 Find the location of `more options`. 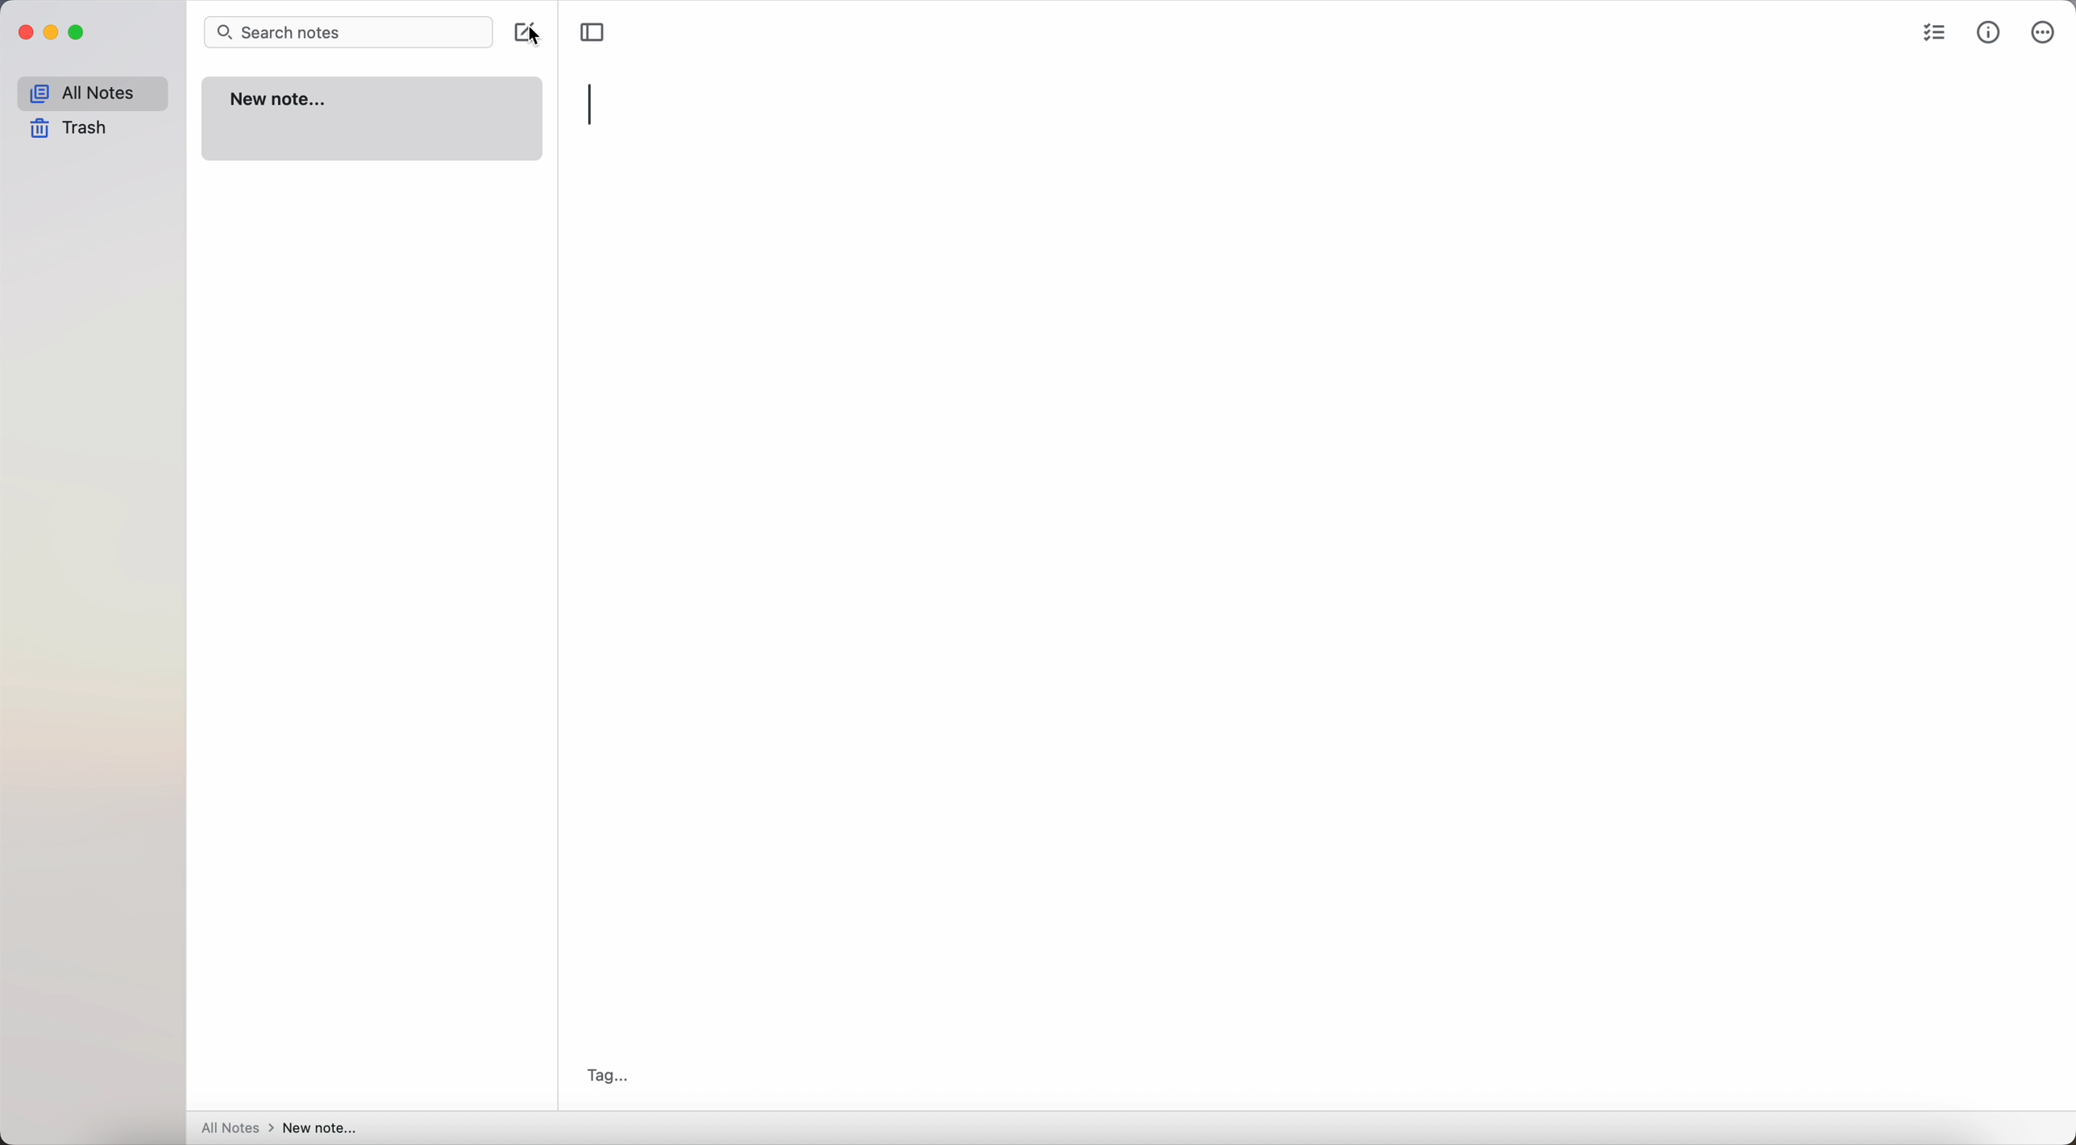

more options is located at coordinates (2042, 31).